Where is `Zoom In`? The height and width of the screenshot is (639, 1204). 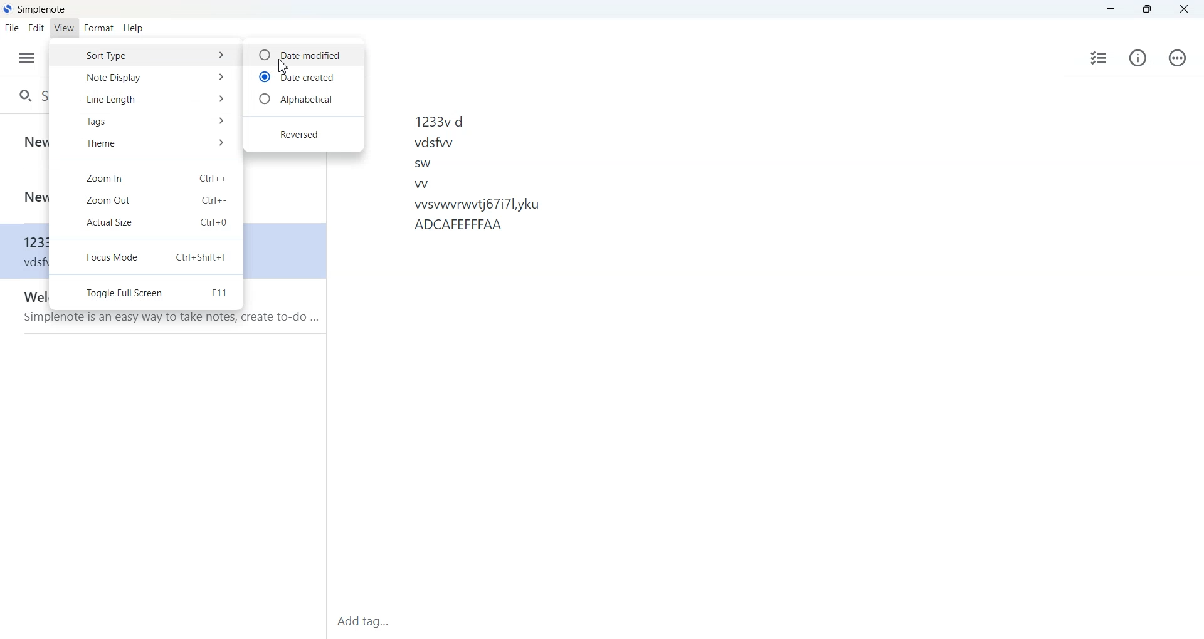 Zoom In is located at coordinates (146, 178).